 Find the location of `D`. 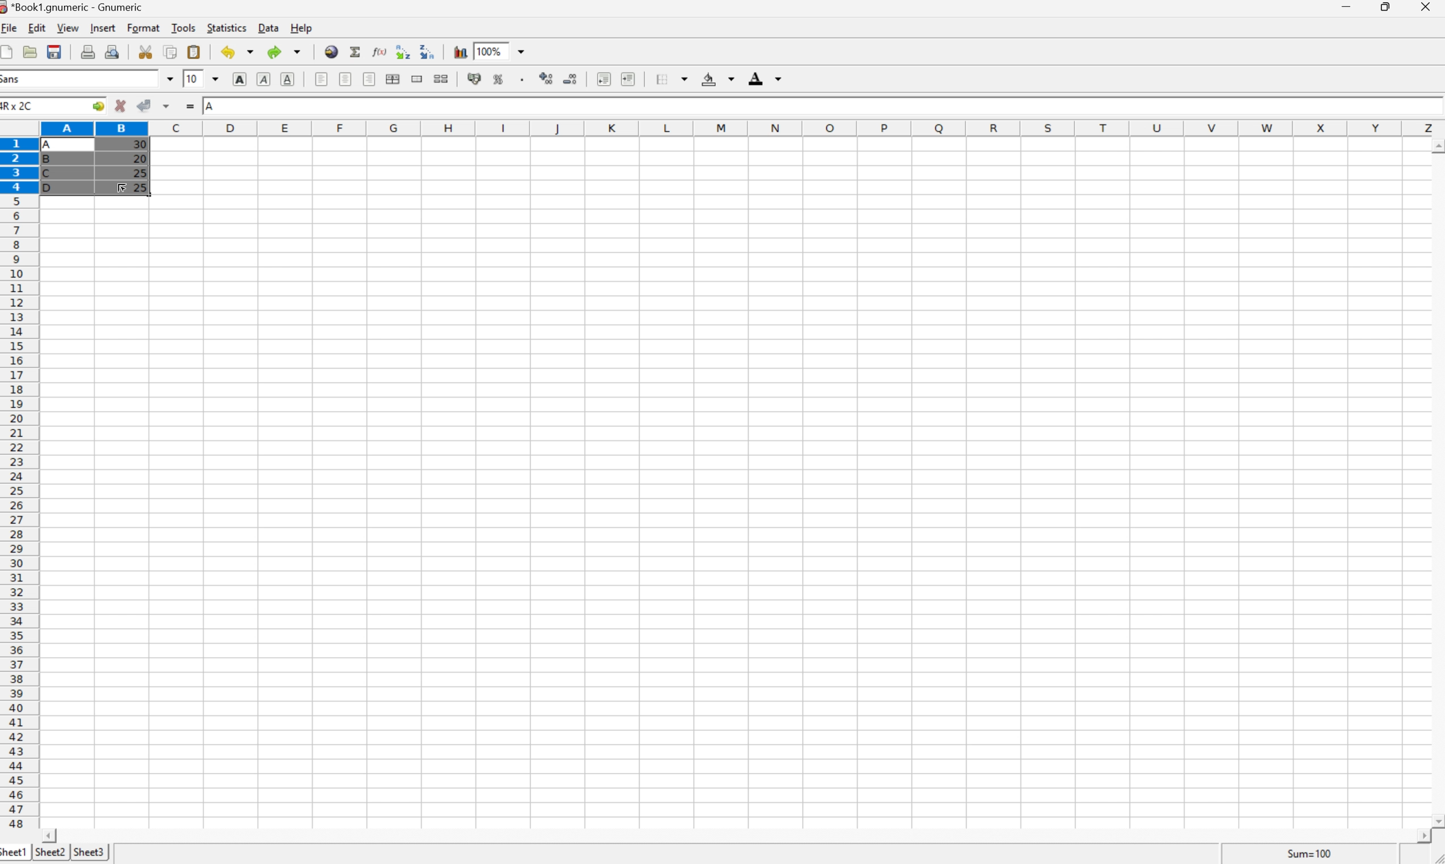

D is located at coordinates (52, 187).